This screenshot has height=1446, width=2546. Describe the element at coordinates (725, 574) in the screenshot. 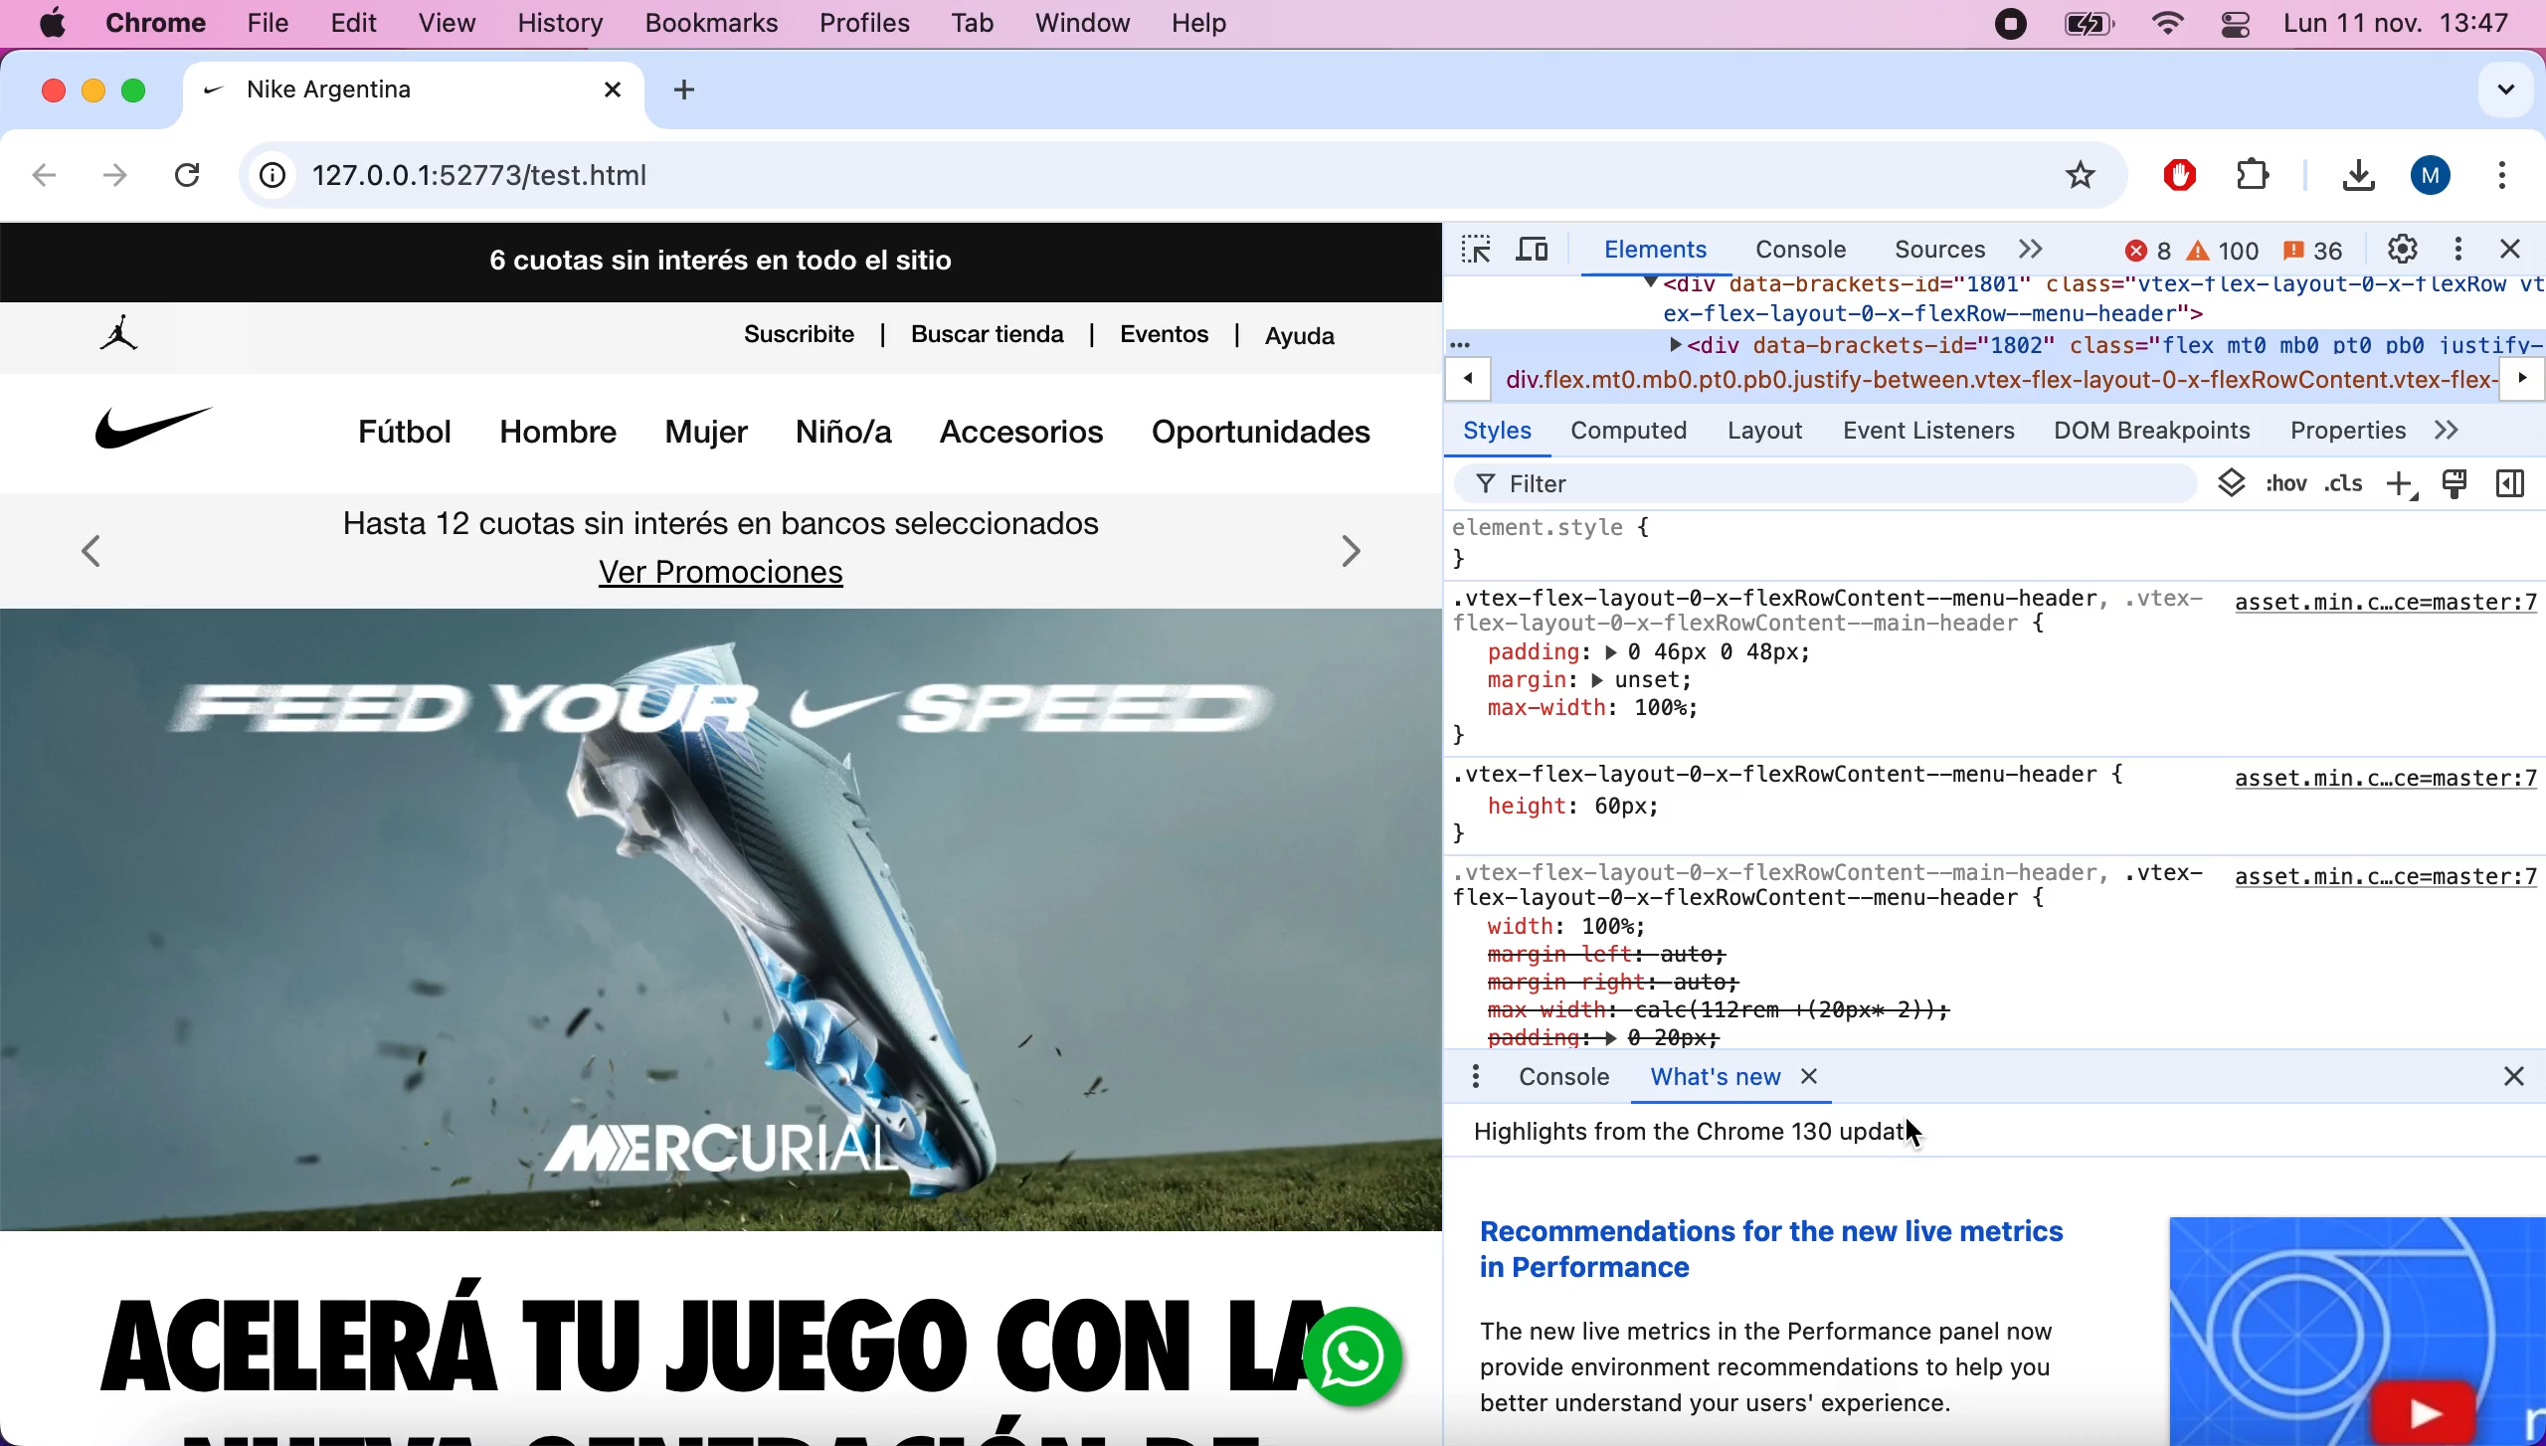

I see `View Promotions` at that location.